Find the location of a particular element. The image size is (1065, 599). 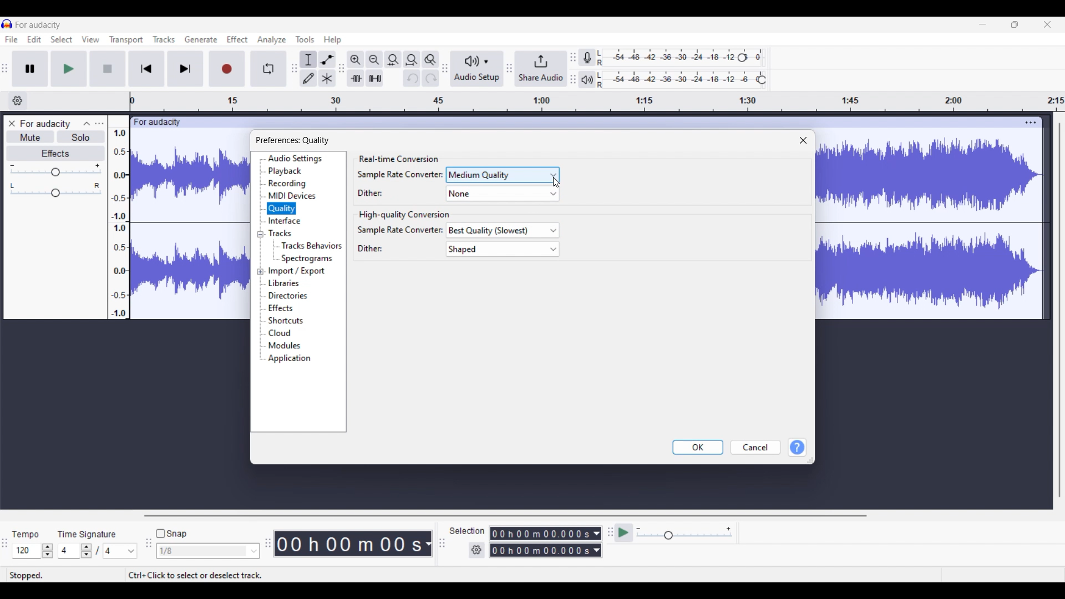

Show in smaller tab is located at coordinates (1015, 24).